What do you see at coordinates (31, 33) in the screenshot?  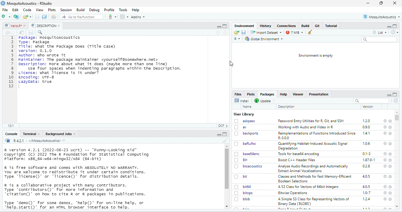 I see `Save` at bounding box center [31, 33].